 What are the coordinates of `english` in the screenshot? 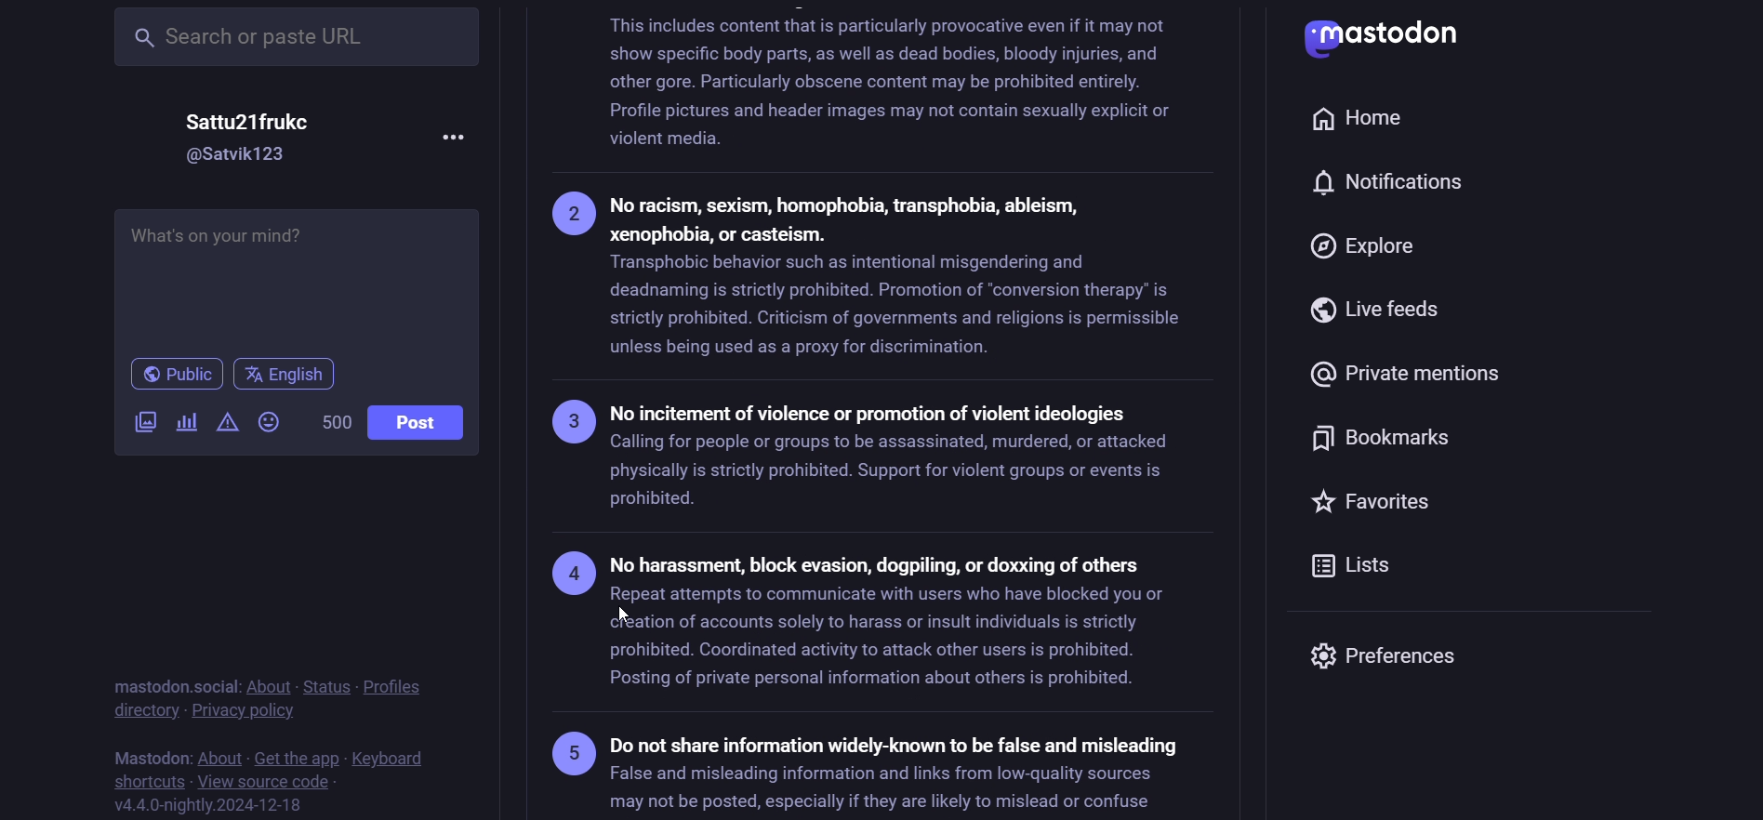 It's located at (287, 375).